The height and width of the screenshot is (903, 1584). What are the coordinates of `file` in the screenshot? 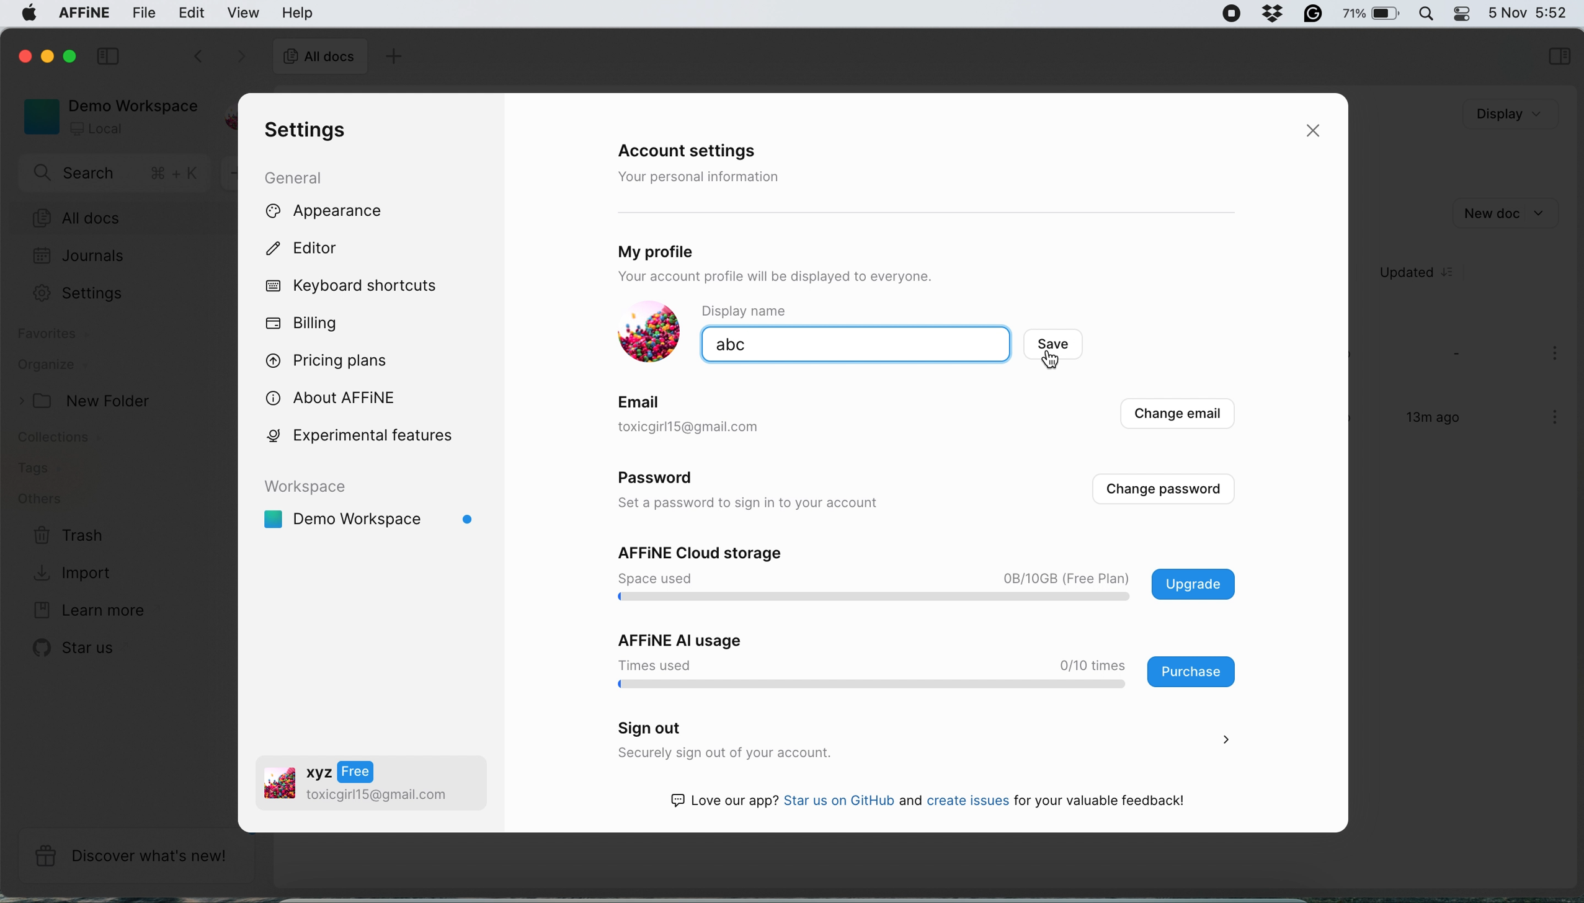 It's located at (145, 13).